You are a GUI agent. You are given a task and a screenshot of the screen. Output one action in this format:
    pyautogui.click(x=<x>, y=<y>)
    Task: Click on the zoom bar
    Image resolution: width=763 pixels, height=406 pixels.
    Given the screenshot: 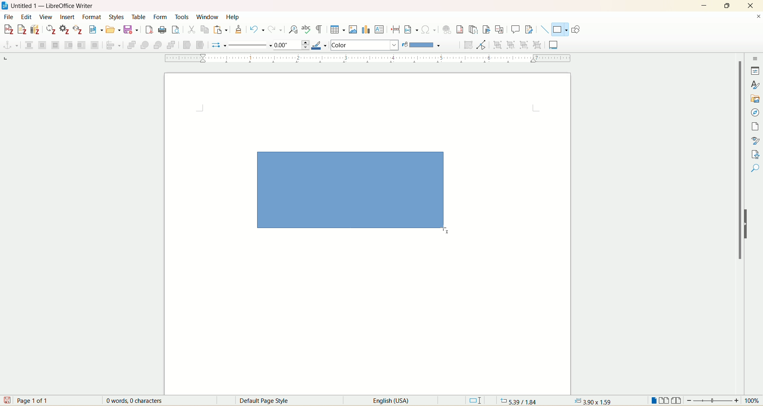 What is the action you would take?
    pyautogui.click(x=713, y=400)
    